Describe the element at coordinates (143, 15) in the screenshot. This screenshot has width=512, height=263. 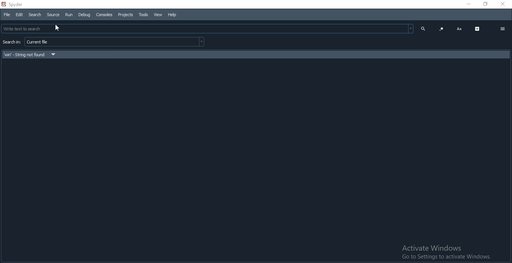
I see `tools` at that location.